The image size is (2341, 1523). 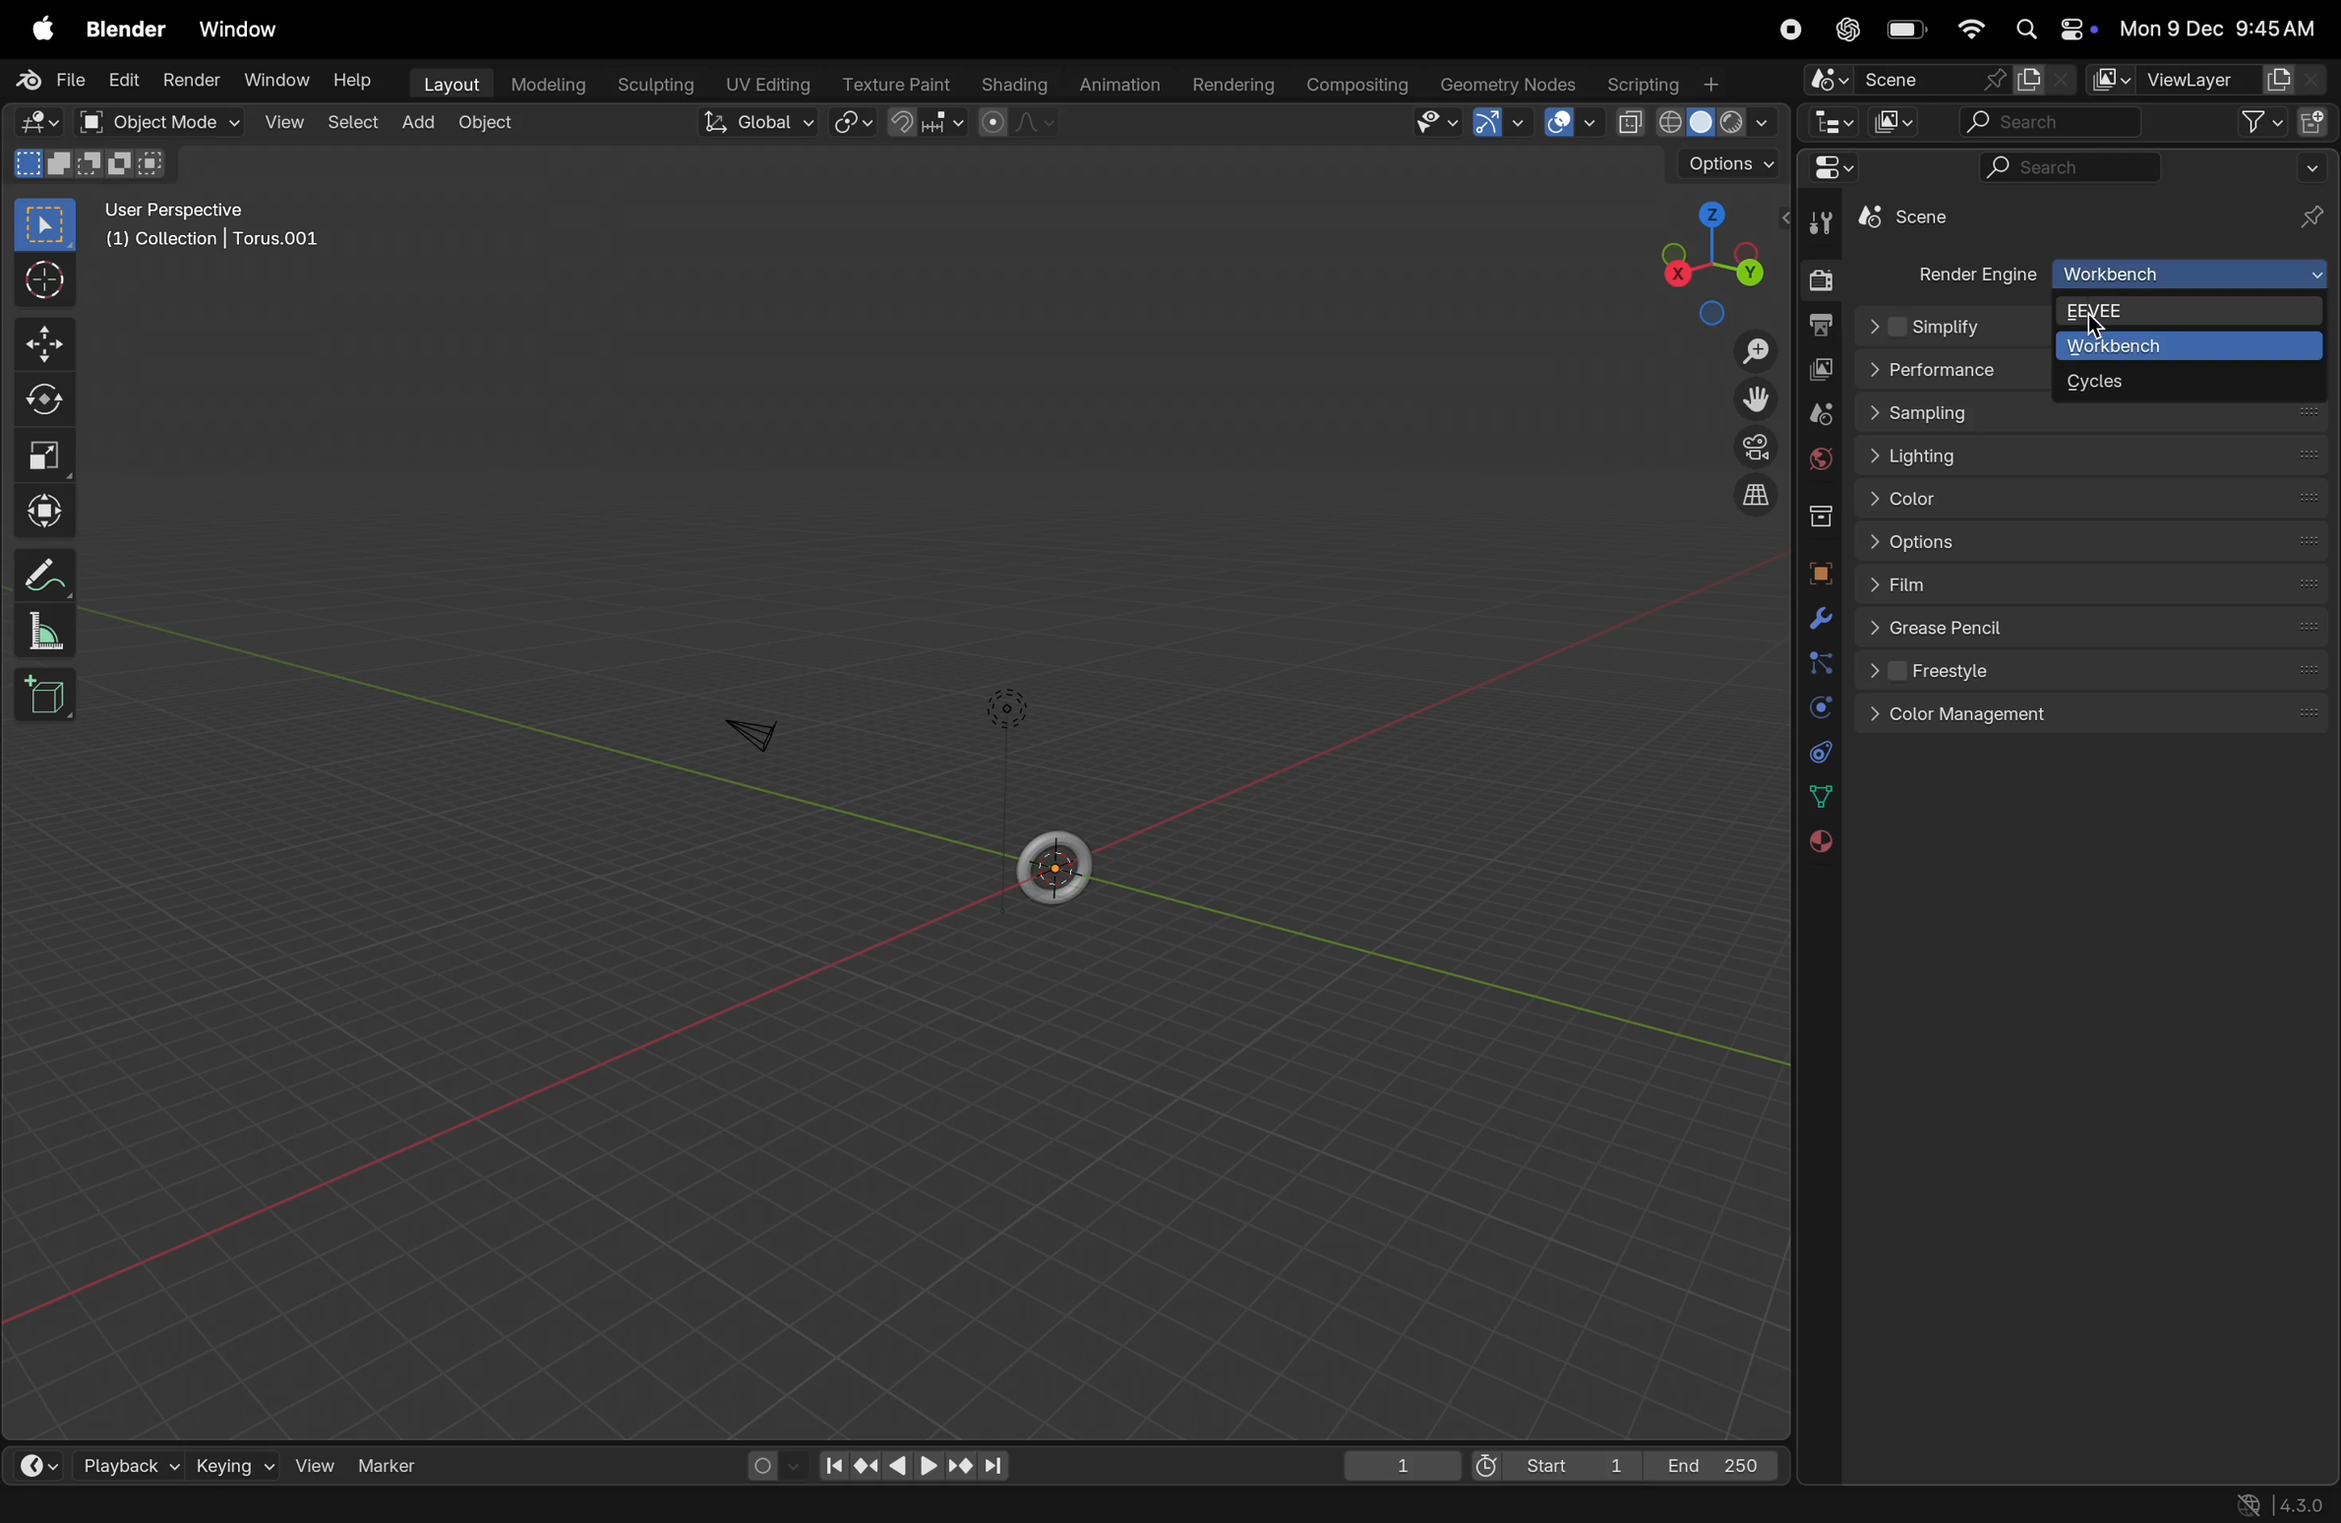 I want to click on add cube, so click(x=53, y=699).